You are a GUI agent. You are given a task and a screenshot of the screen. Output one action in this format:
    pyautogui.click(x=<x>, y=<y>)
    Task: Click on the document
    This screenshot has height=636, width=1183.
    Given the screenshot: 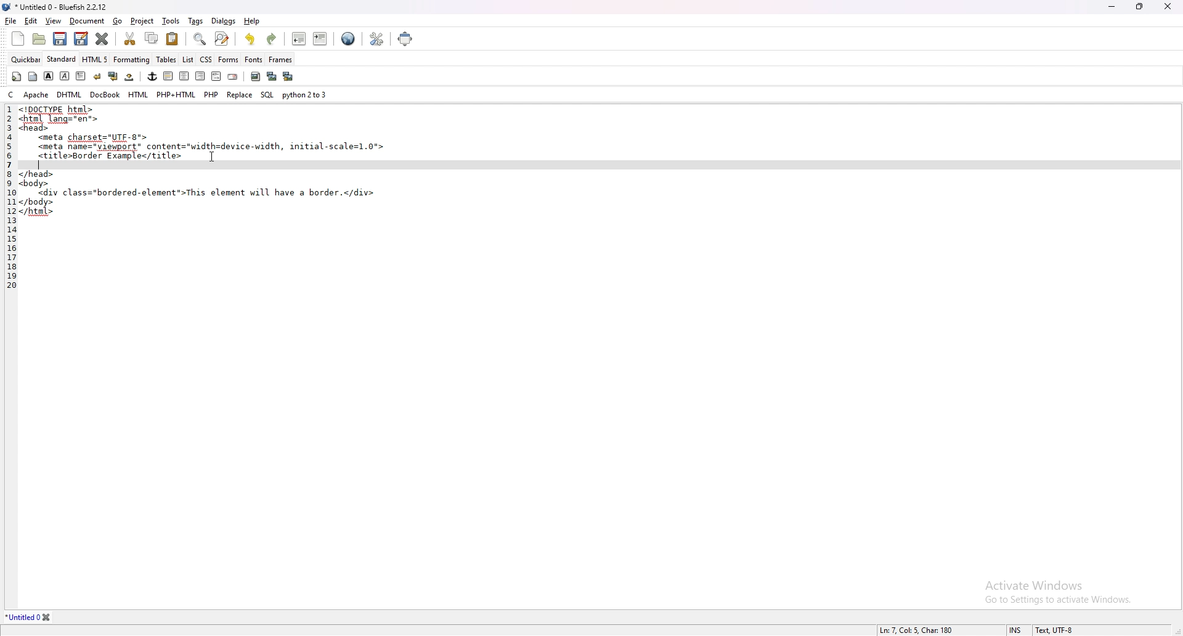 What is the action you would take?
    pyautogui.click(x=87, y=22)
    